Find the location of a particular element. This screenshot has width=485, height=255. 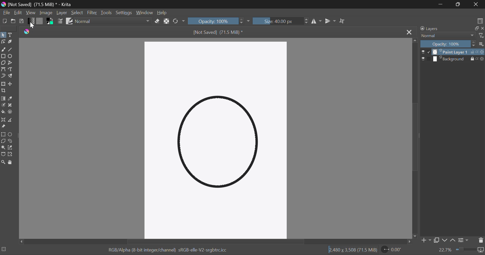

Blending Modes is located at coordinates (112, 21).